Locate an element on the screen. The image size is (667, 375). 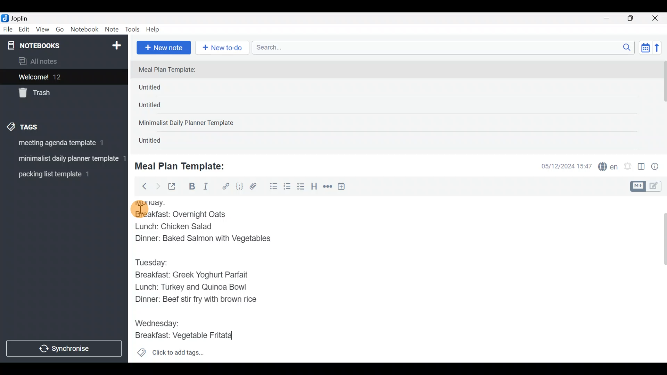
Untitled is located at coordinates (158, 142).